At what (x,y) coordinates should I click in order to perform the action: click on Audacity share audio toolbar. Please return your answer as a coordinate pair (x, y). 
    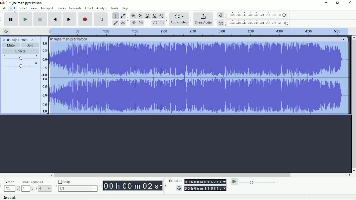
    Looking at the image, I should click on (191, 19).